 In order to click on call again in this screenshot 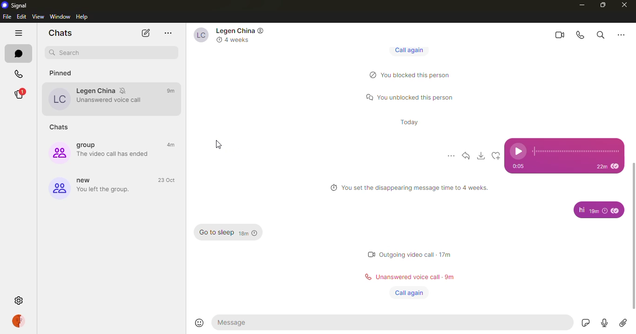, I will do `click(406, 50)`.